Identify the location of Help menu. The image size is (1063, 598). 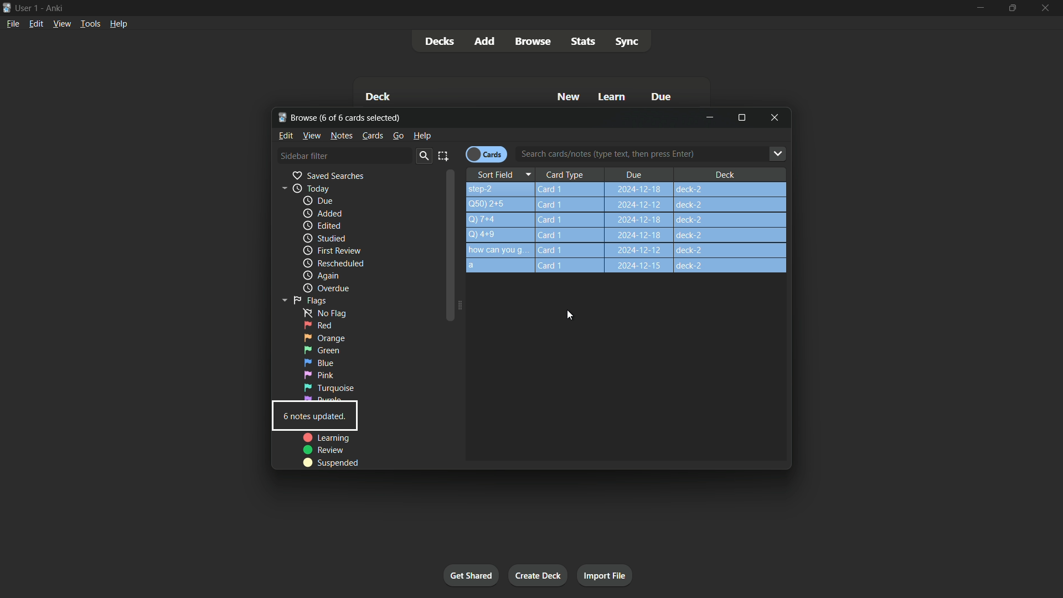
(120, 24).